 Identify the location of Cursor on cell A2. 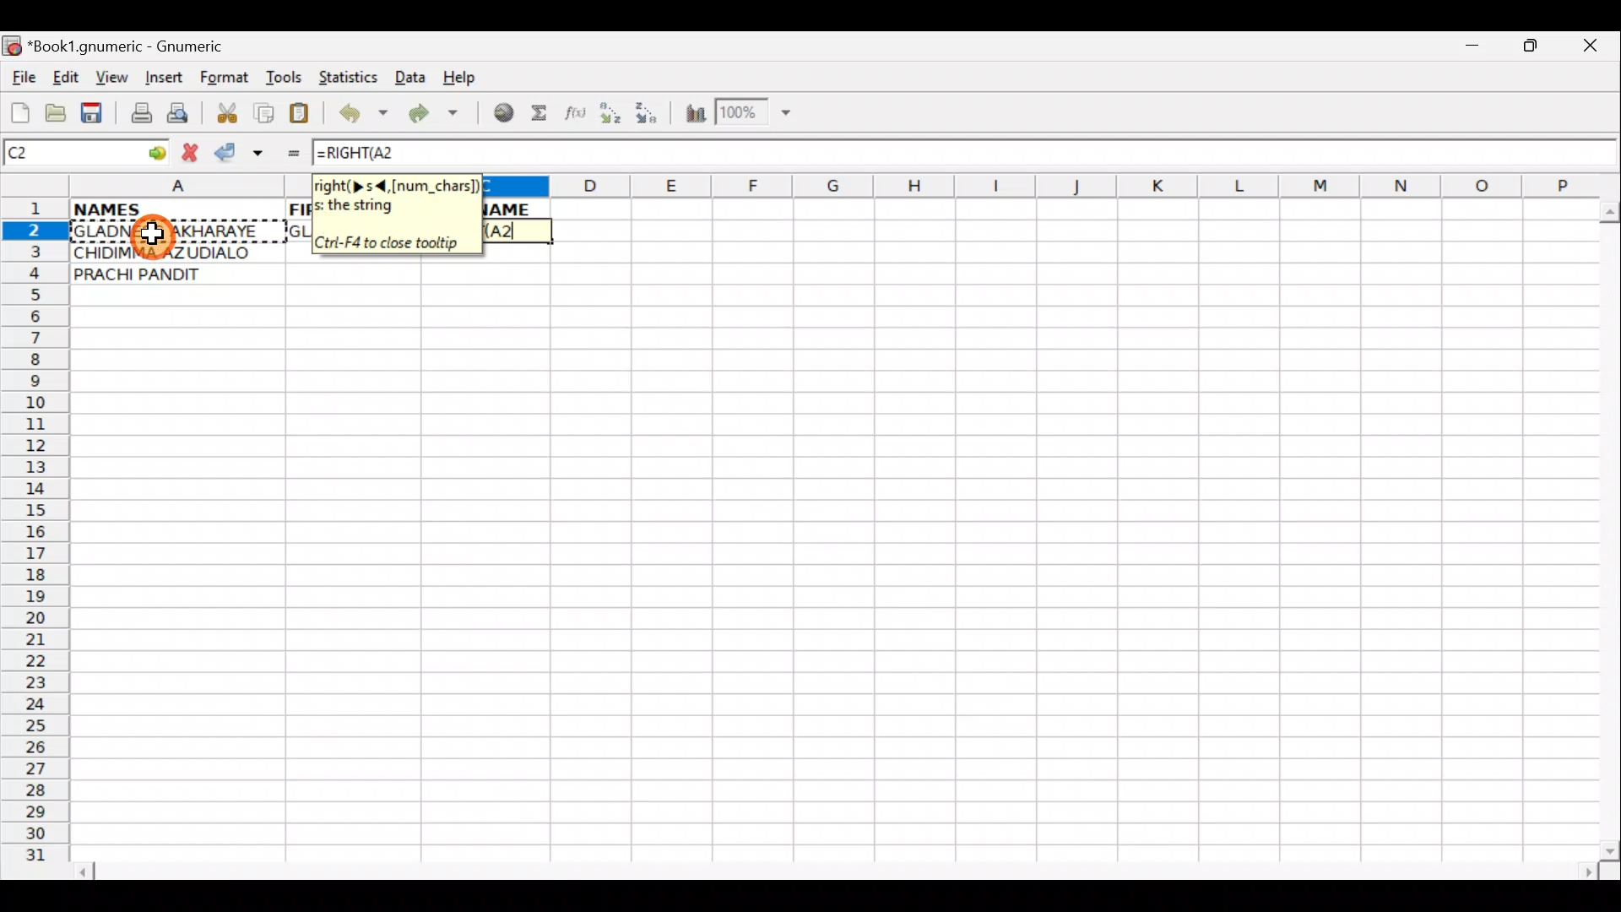
(153, 231).